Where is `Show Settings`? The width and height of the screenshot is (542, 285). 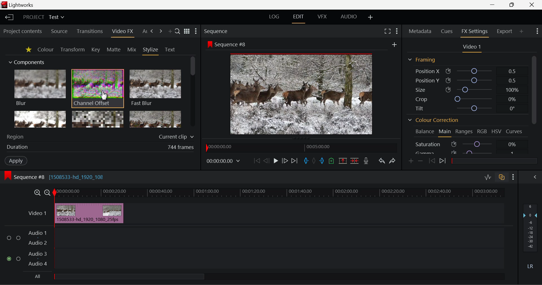
Show Settings is located at coordinates (537, 31).